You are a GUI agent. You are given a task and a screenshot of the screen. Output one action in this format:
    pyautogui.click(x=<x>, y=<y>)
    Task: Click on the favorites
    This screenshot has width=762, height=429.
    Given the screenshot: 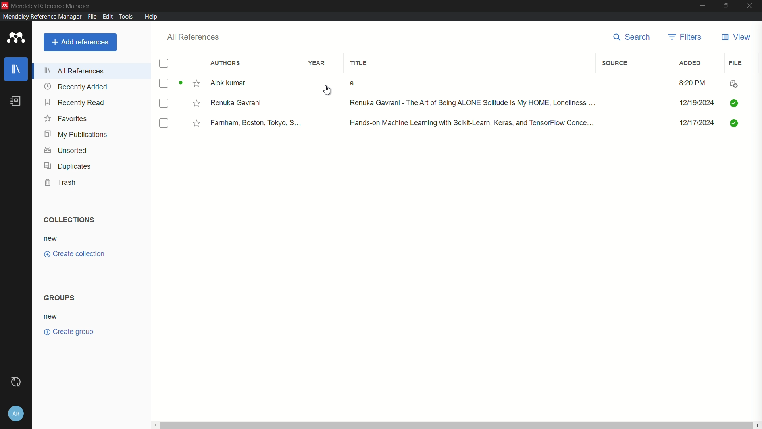 What is the action you would take?
    pyautogui.click(x=65, y=118)
    